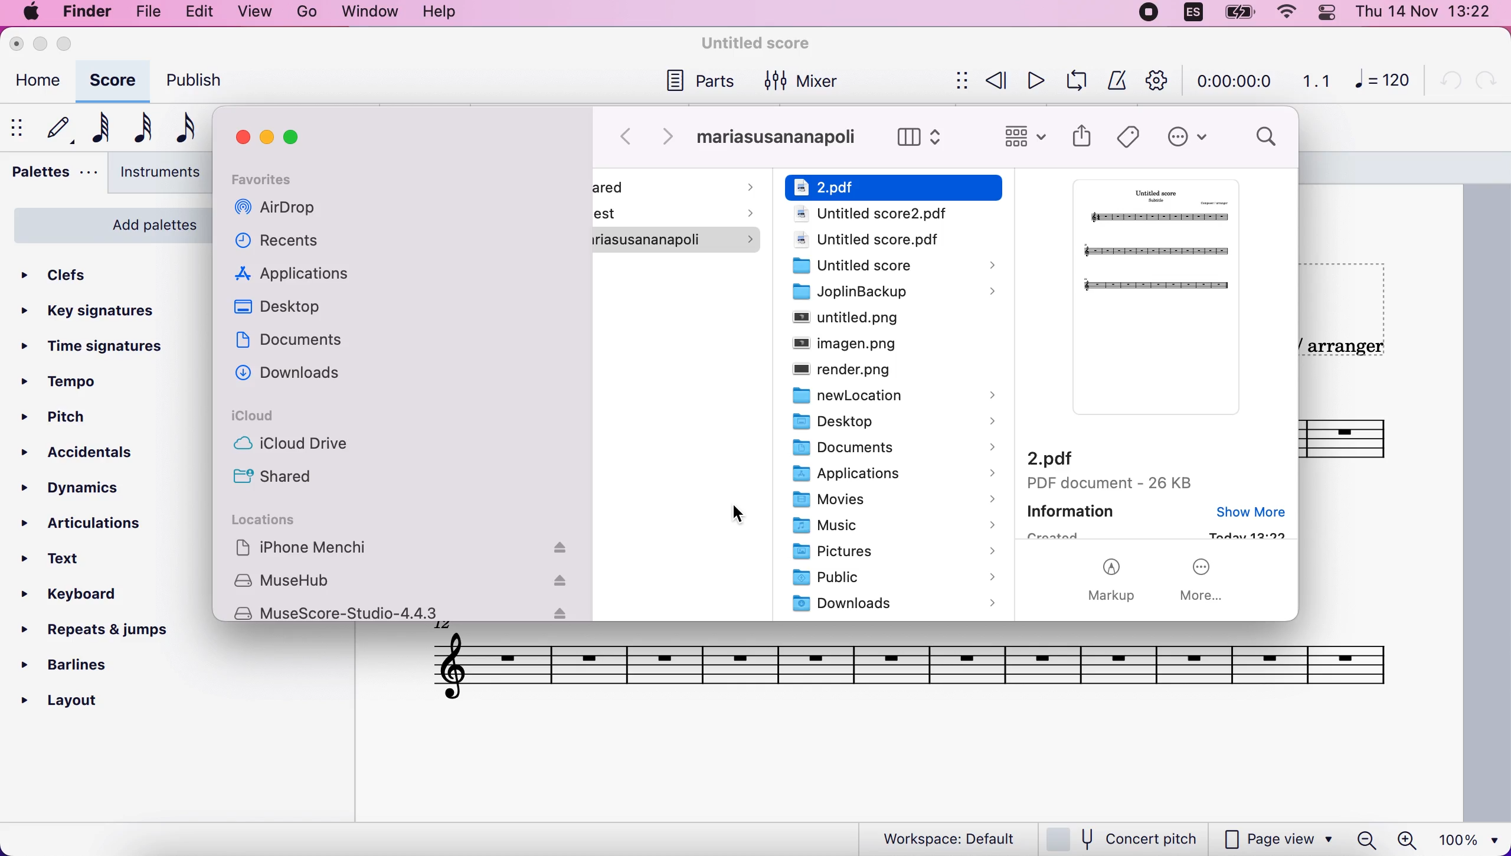 The width and height of the screenshot is (1511, 856). I want to click on tags, so click(1132, 135).